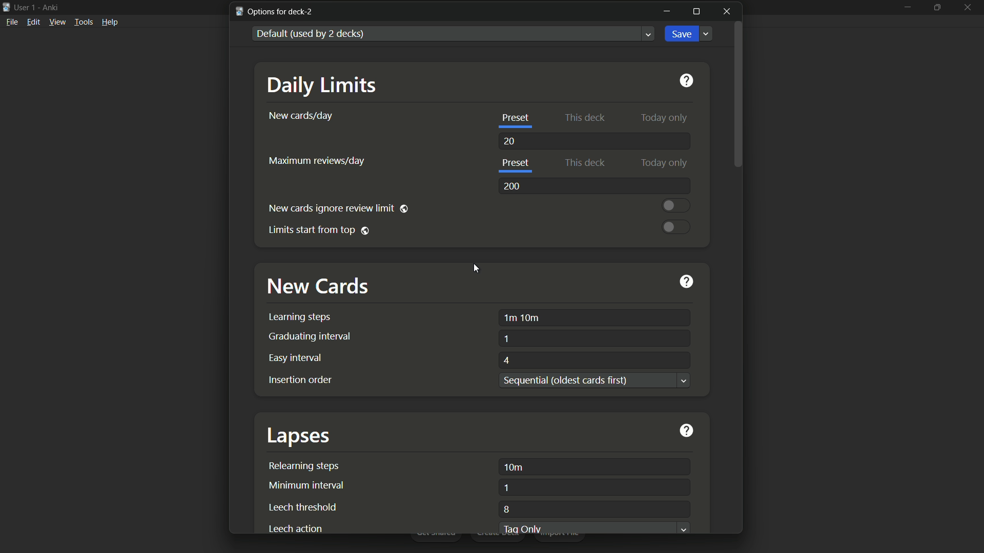 The width and height of the screenshot is (984, 553). What do you see at coordinates (676, 204) in the screenshot?
I see `toggle button` at bounding box center [676, 204].